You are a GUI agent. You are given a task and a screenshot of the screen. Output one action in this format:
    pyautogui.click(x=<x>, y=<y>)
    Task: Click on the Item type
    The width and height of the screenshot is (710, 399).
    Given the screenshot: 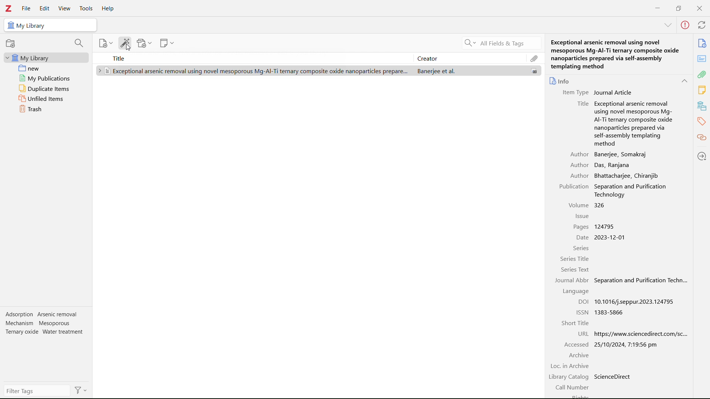 What is the action you would take?
    pyautogui.click(x=573, y=93)
    